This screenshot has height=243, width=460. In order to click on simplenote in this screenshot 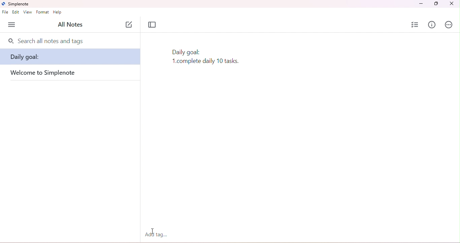, I will do `click(17, 4)`.